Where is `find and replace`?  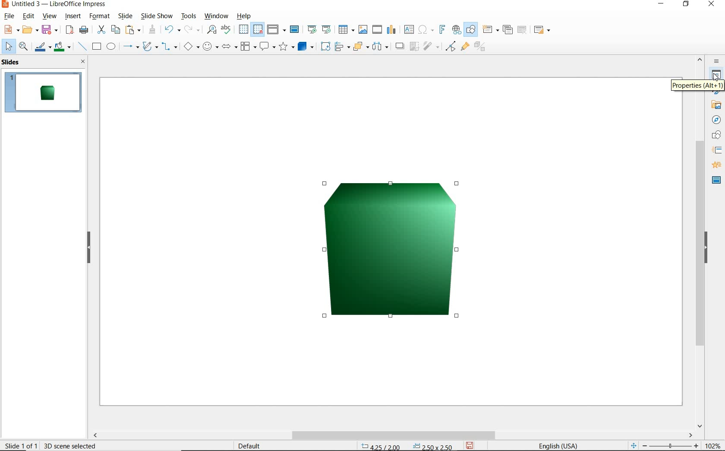
find and replace is located at coordinates (211, 30).